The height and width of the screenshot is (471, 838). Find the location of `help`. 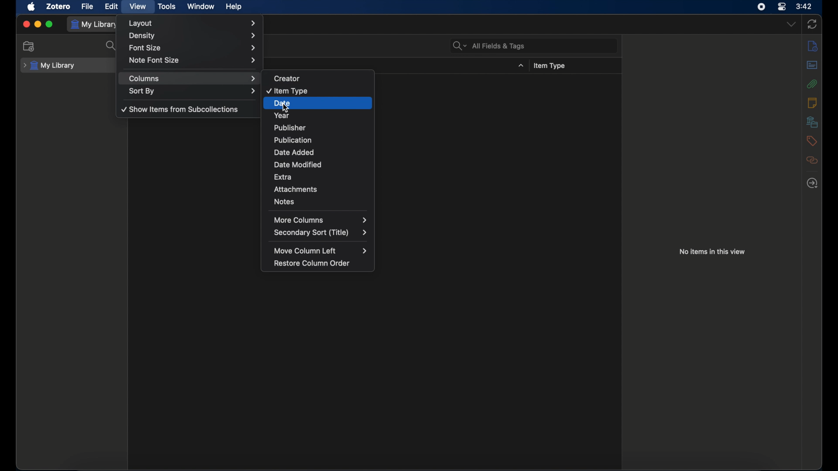

help is located at coordinates (234, 7).